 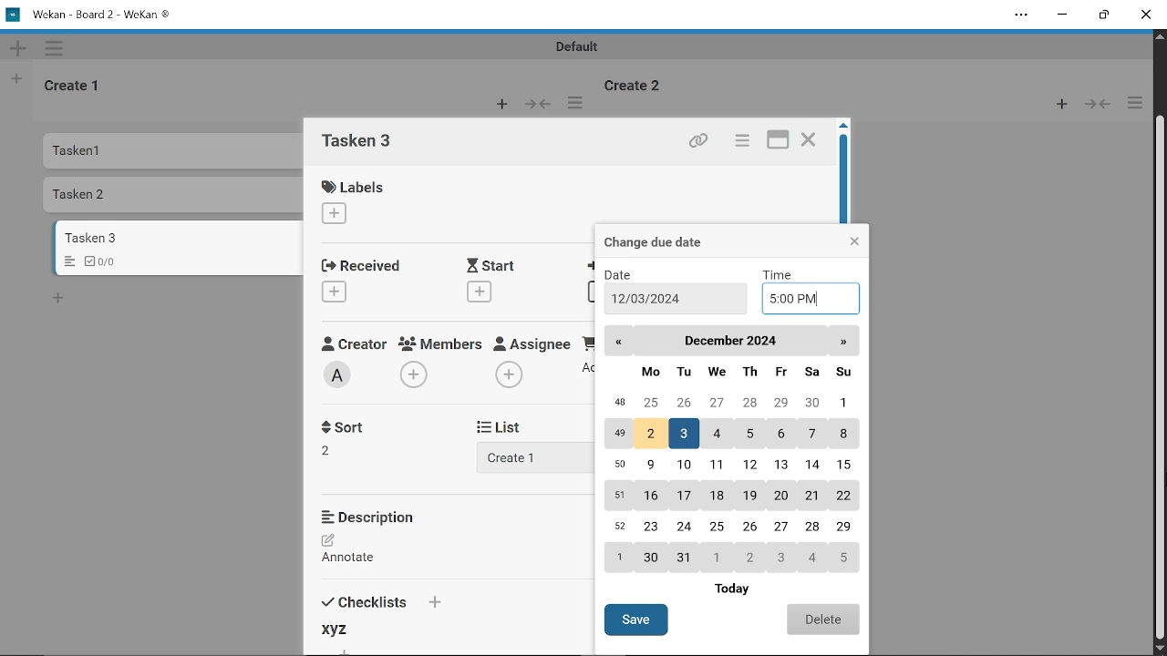 What do you see at coordinates (121, 152) in the screenshot?
I see `Tasken 1` at bounding box center [121, 152].